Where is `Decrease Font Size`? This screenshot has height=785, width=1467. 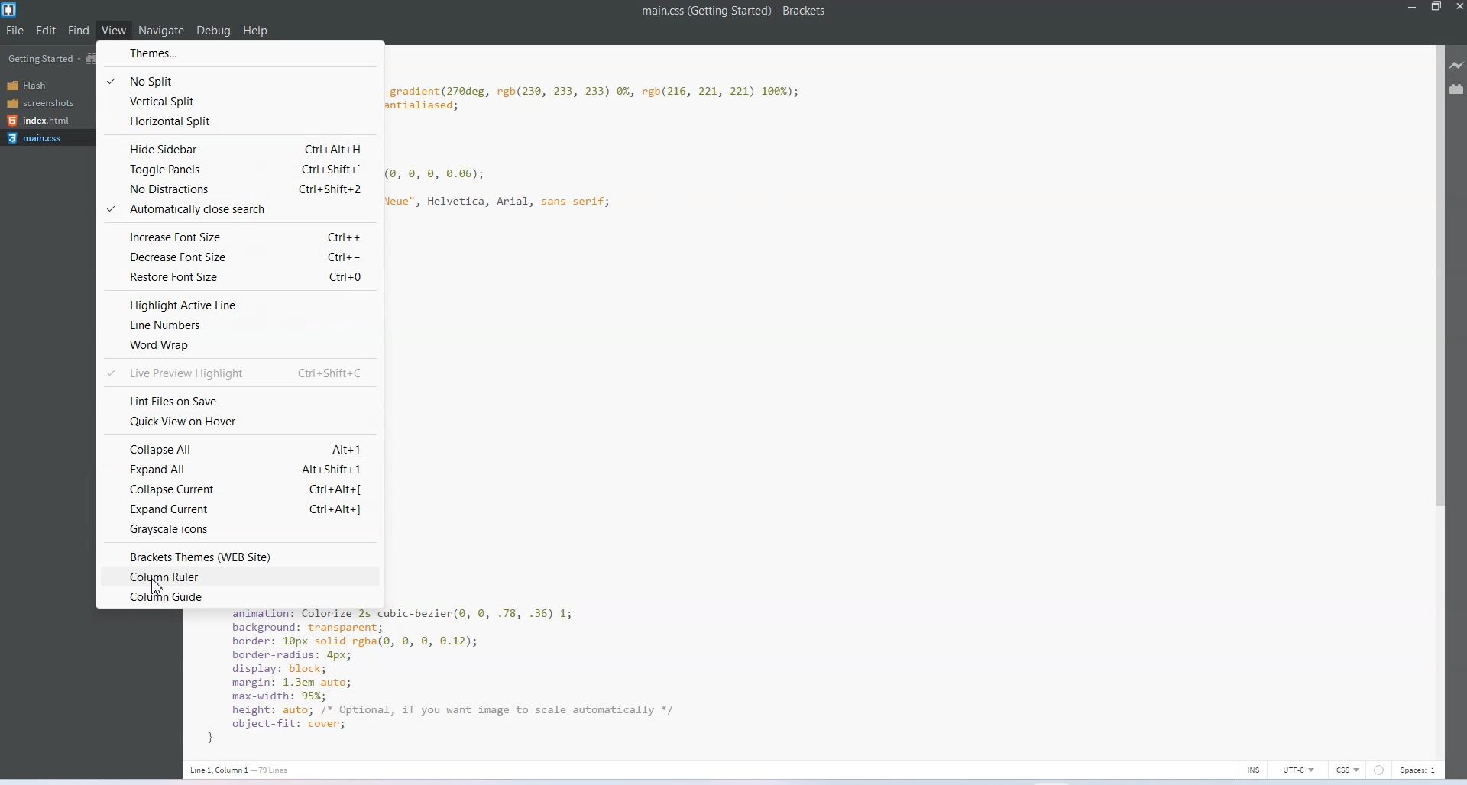
Decrease Font Size is located at coordinates (239, 257).